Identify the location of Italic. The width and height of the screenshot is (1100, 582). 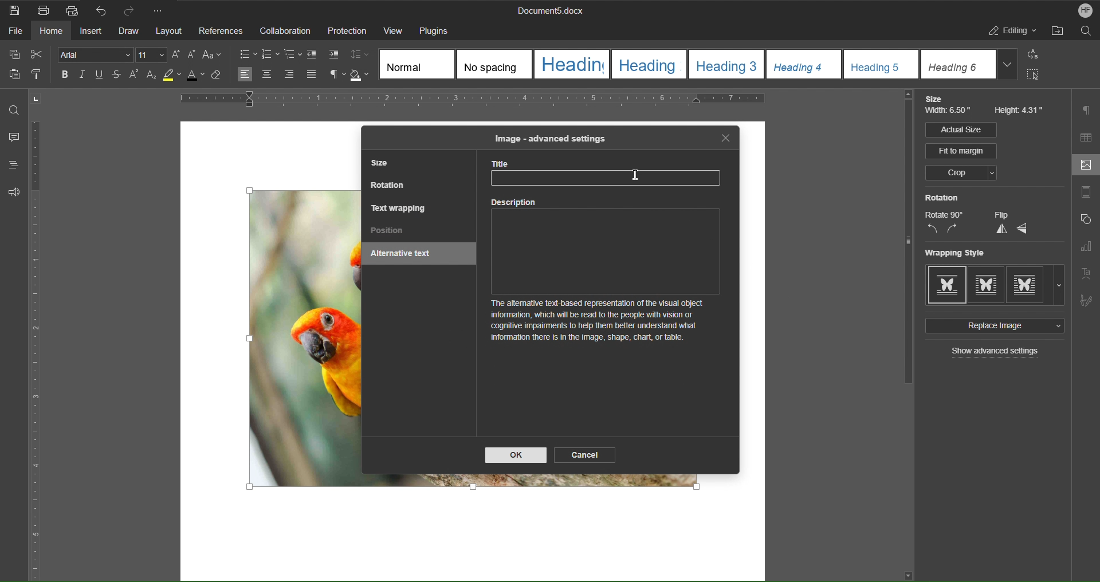
(82, 75).